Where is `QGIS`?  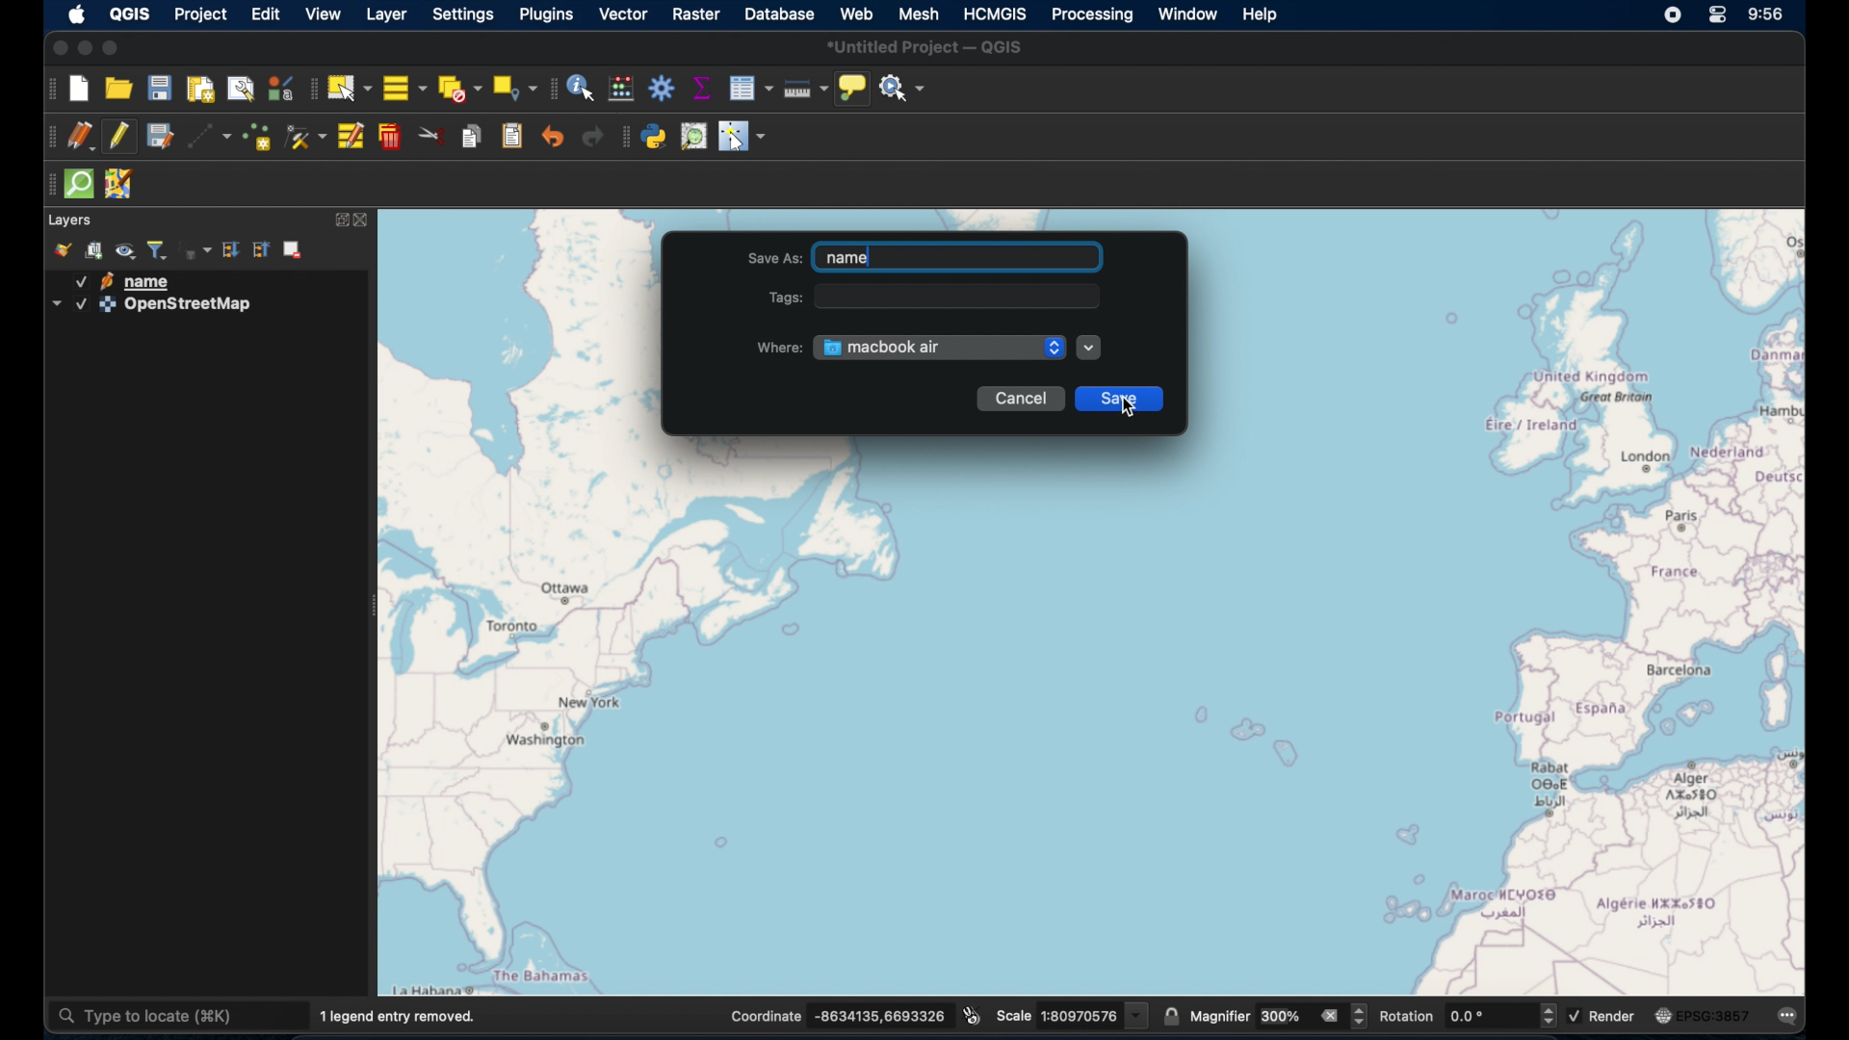 QGIS is located at coordinates (129, 14).